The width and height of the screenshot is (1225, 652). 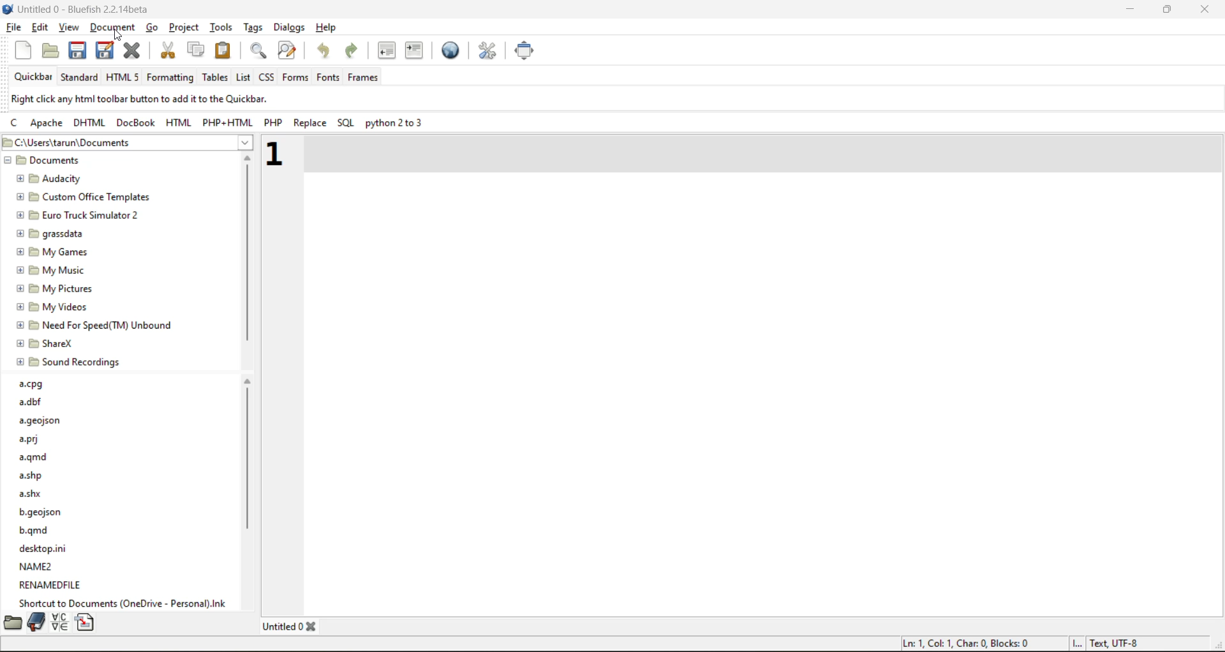 What do you see at coordinates (33, 475) in the screenshot?
I see `a.shp` at bounding box center [33, 475].